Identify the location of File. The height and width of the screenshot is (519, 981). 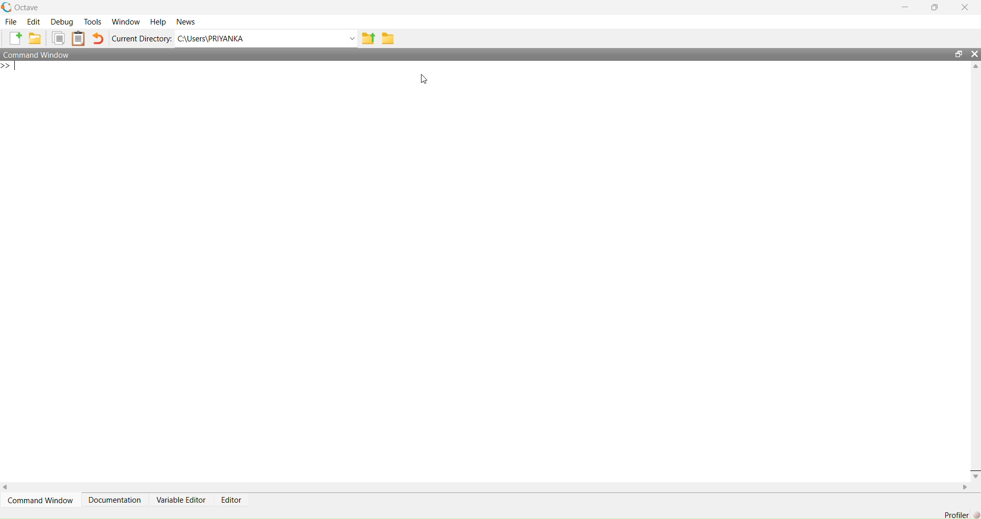
(9, 21).